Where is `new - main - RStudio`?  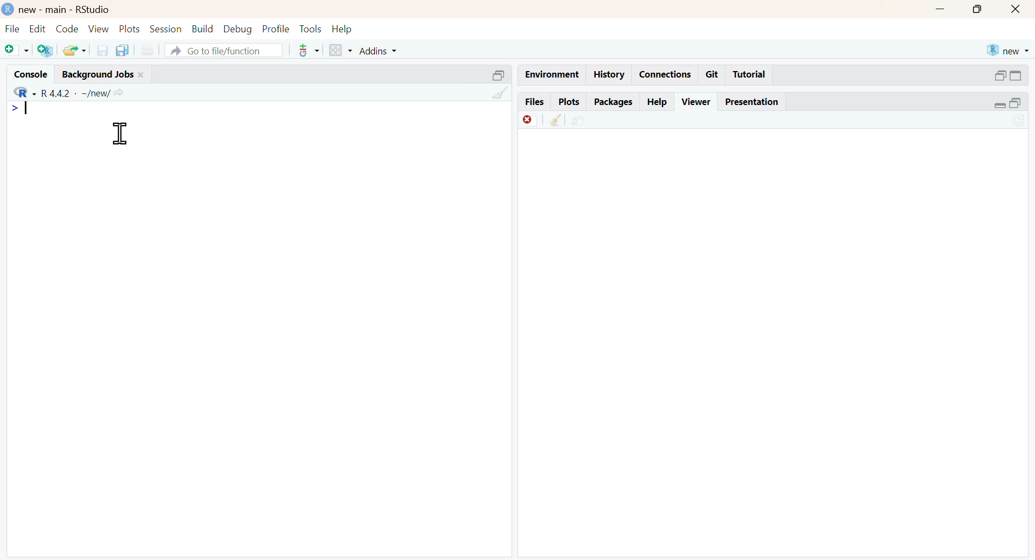
new - main - RStudio is located at coordinates (66, 10).